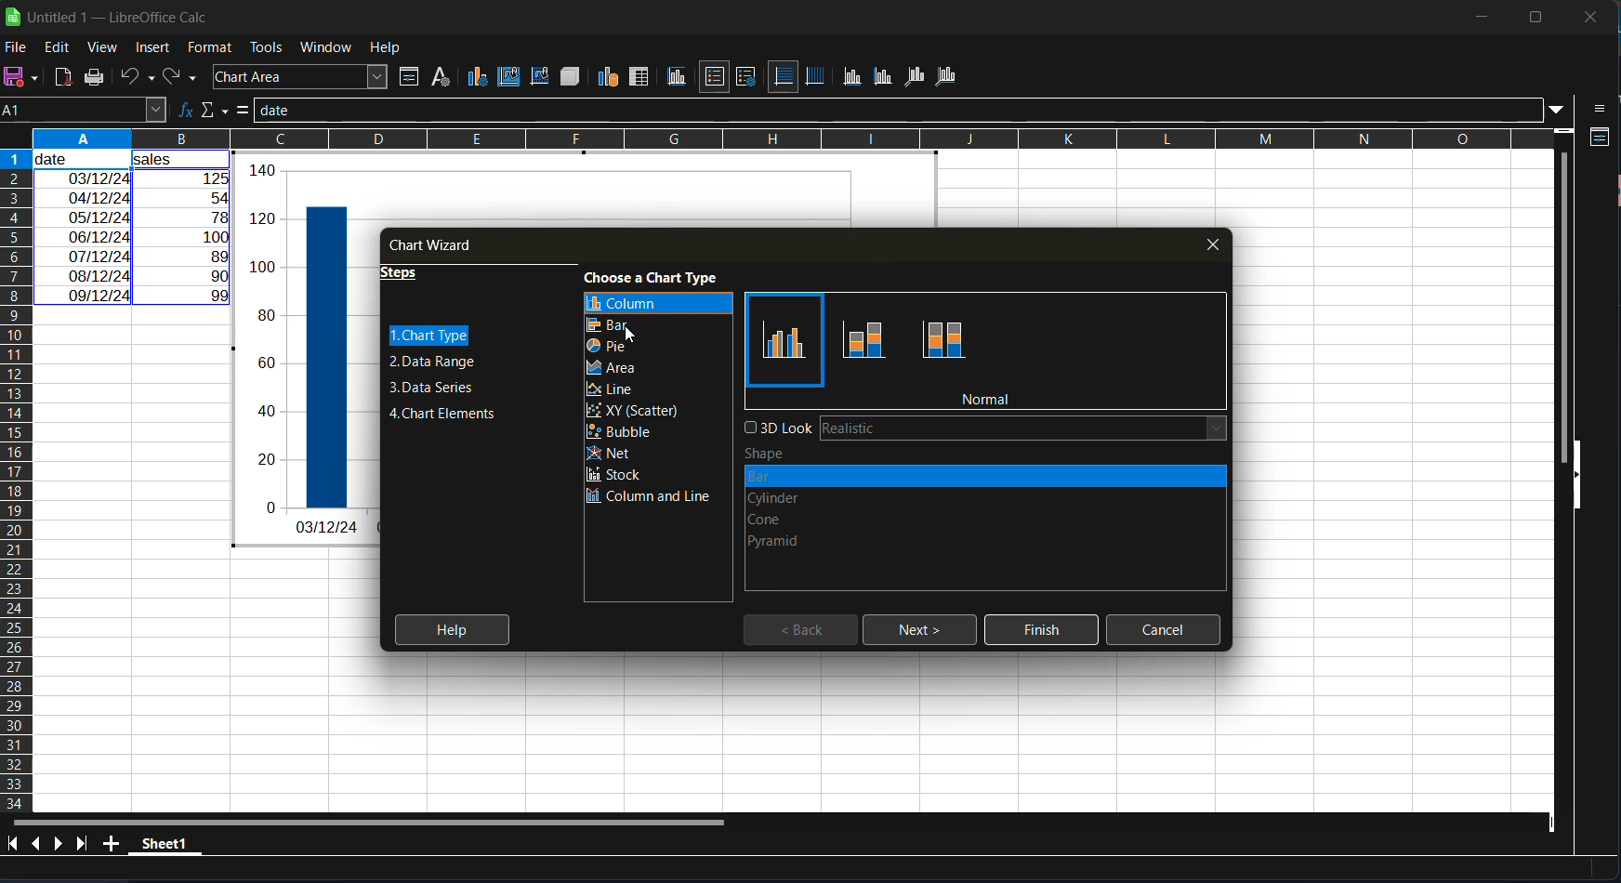 The height and width of the screenshot is (883, 1621). I want to click on cancel, so click(1167, 628).